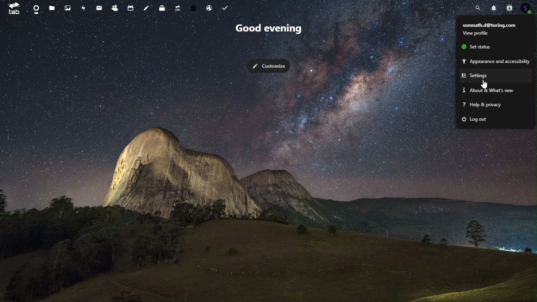 This screenshot has width=537, height=302. I want to click on email, so click(98, 7).